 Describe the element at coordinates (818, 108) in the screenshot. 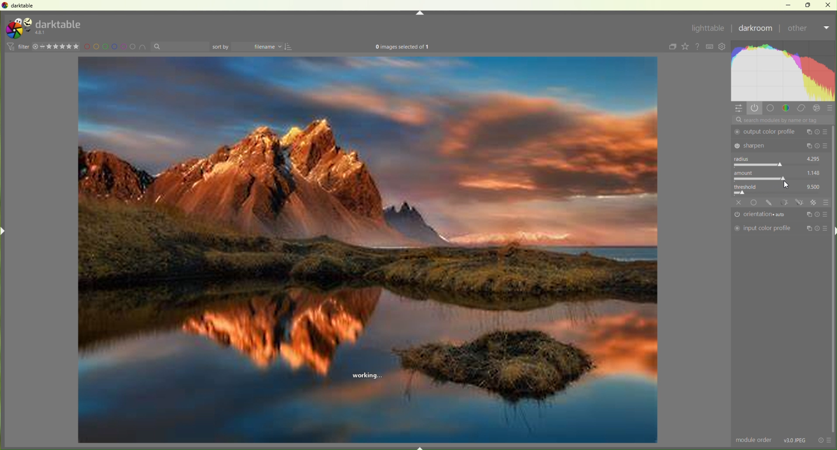

I see `Effects` at that location.